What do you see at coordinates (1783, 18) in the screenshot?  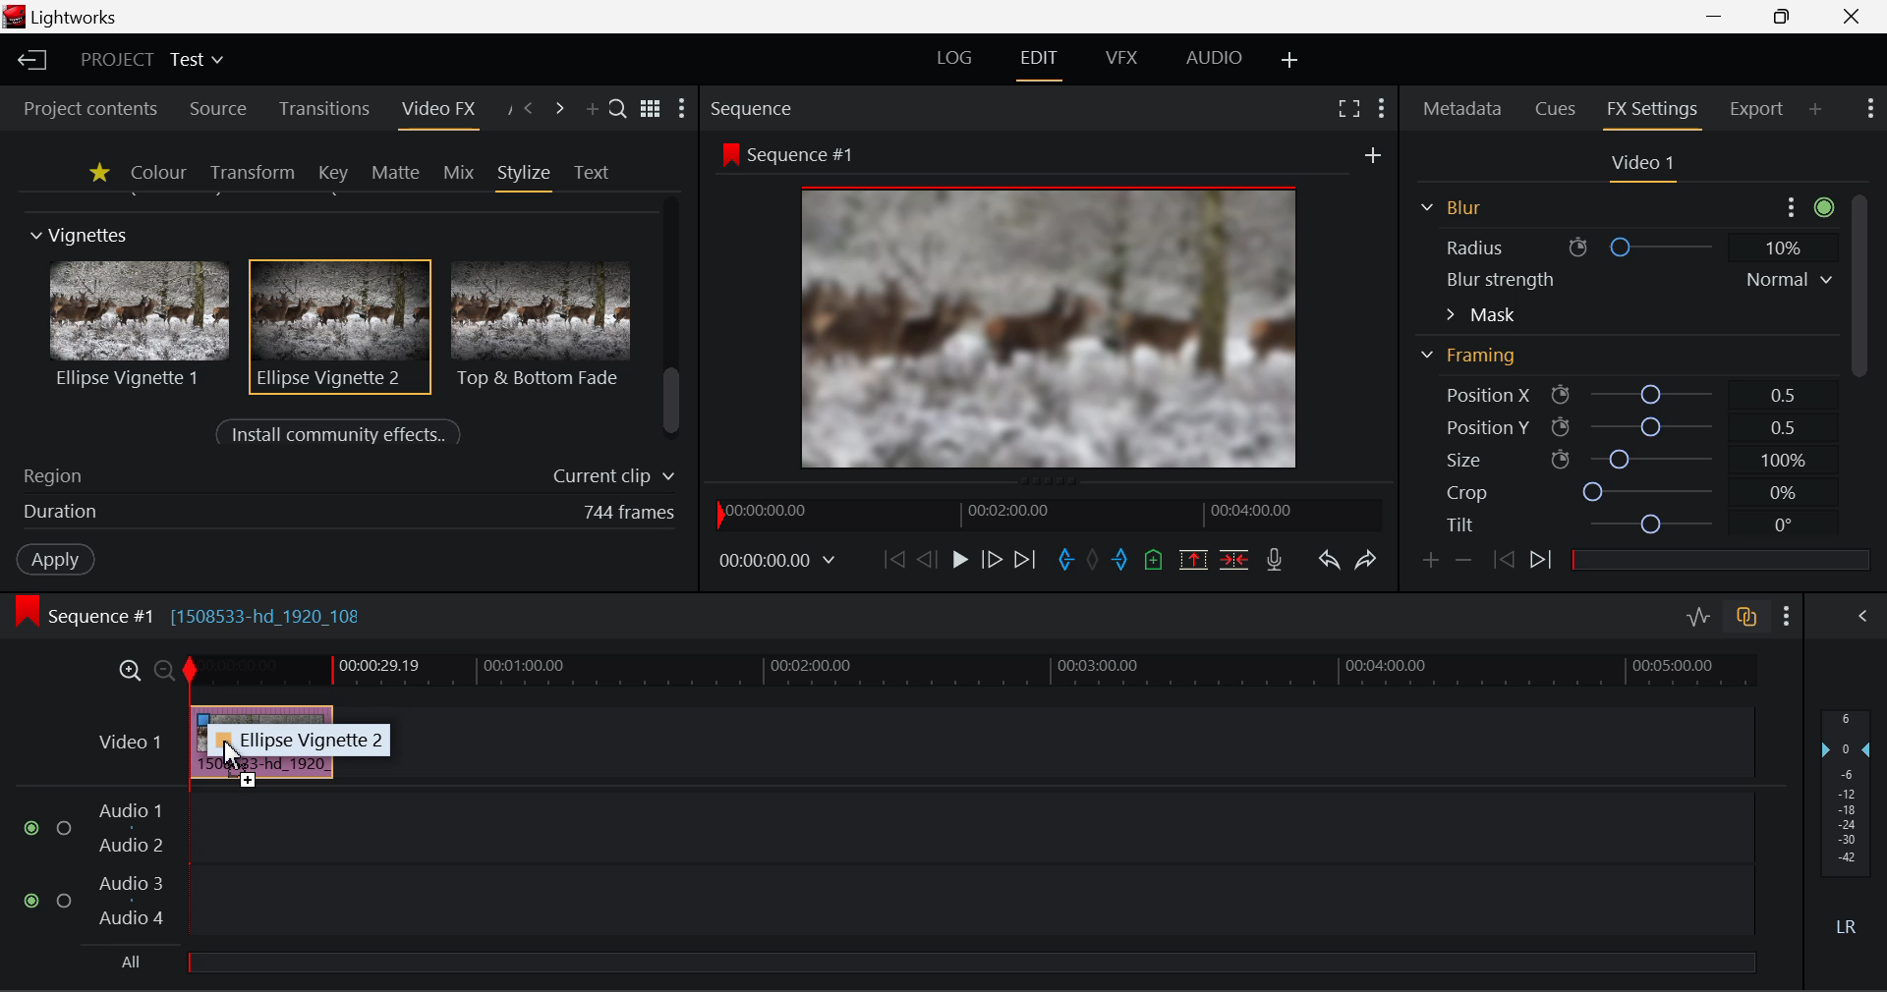 I see `Minimize` at bounding box center [1783, 18].